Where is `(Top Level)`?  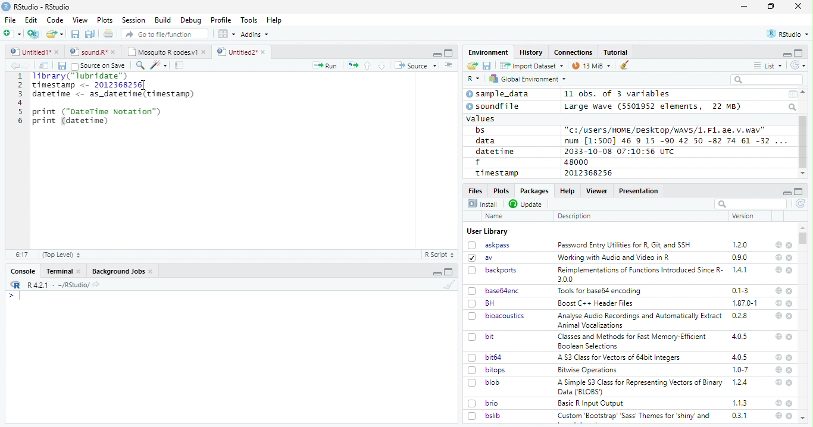 (Top Level) is located at coordinates (61, 255).